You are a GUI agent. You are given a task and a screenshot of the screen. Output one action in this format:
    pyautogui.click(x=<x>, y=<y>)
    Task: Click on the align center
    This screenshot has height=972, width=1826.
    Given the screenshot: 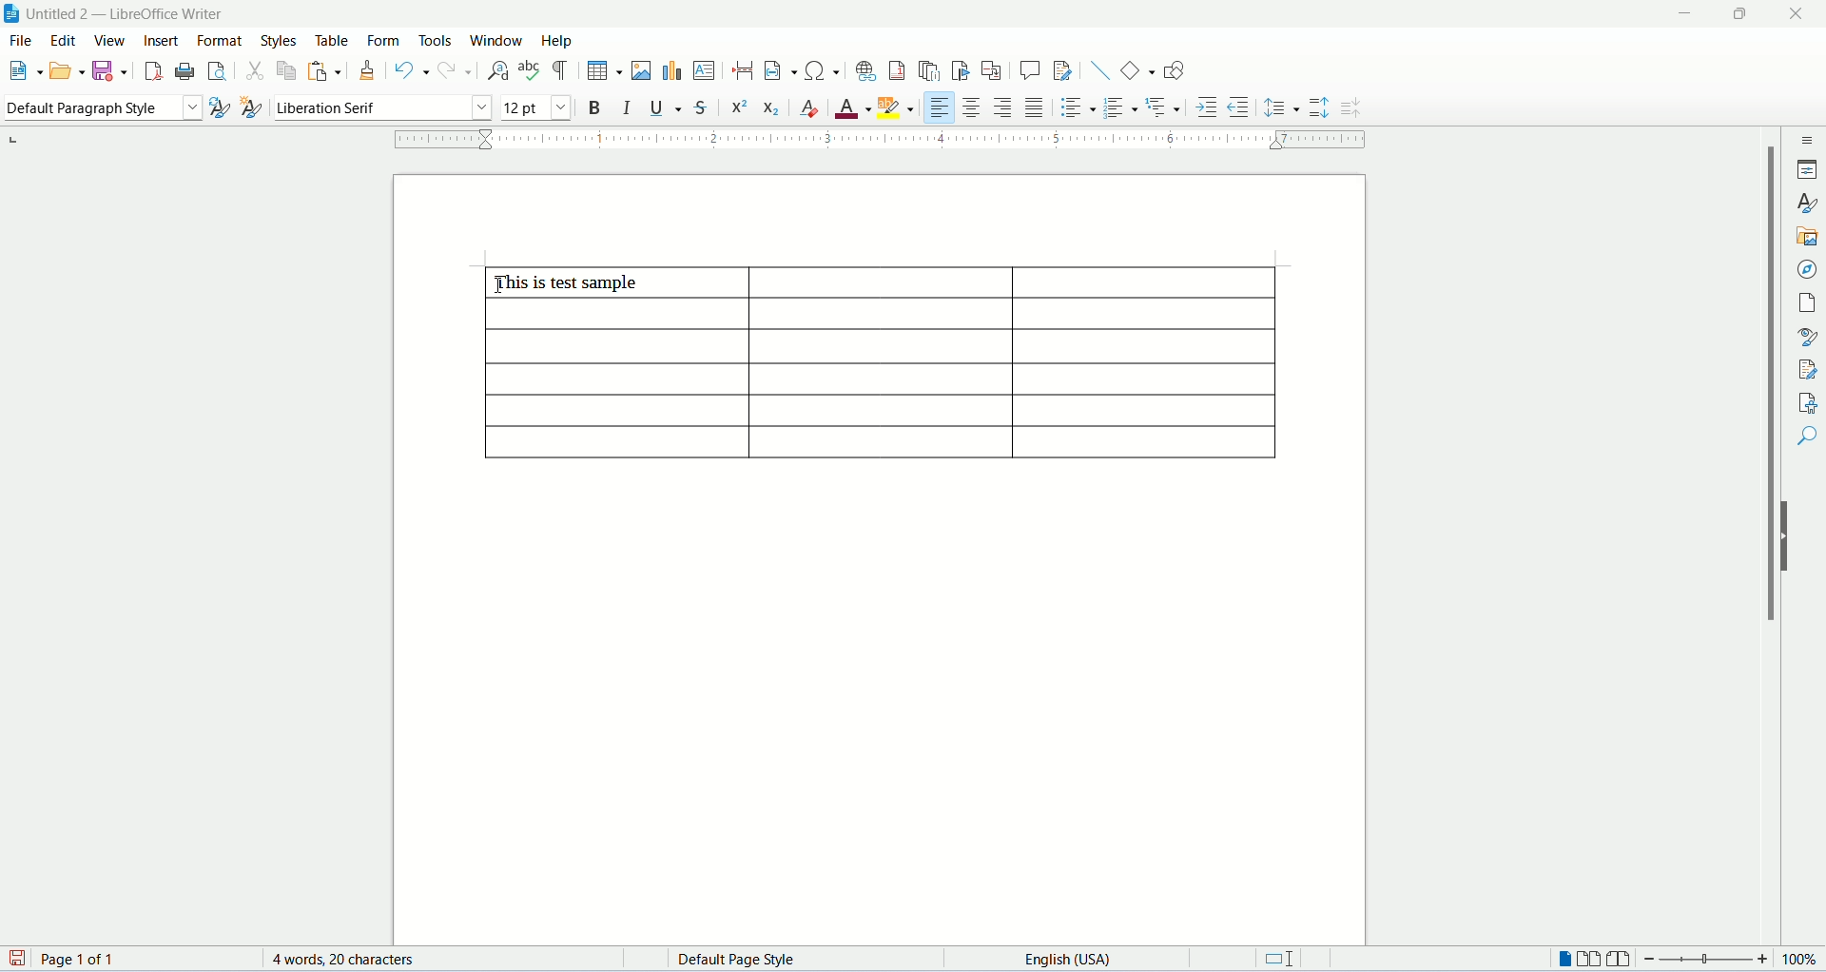 What is the action you would take?
    pyautogui.click(x=975, y=107)
    